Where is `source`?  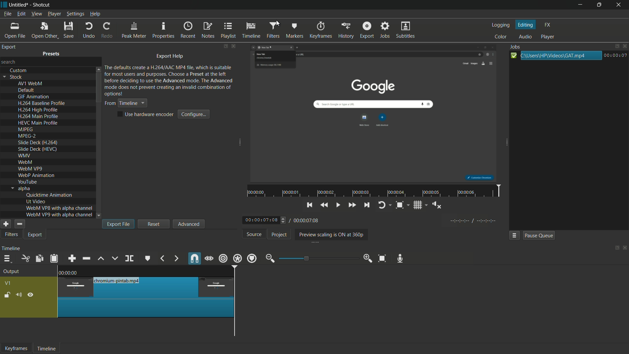 source is located at coordinates (255, 234).